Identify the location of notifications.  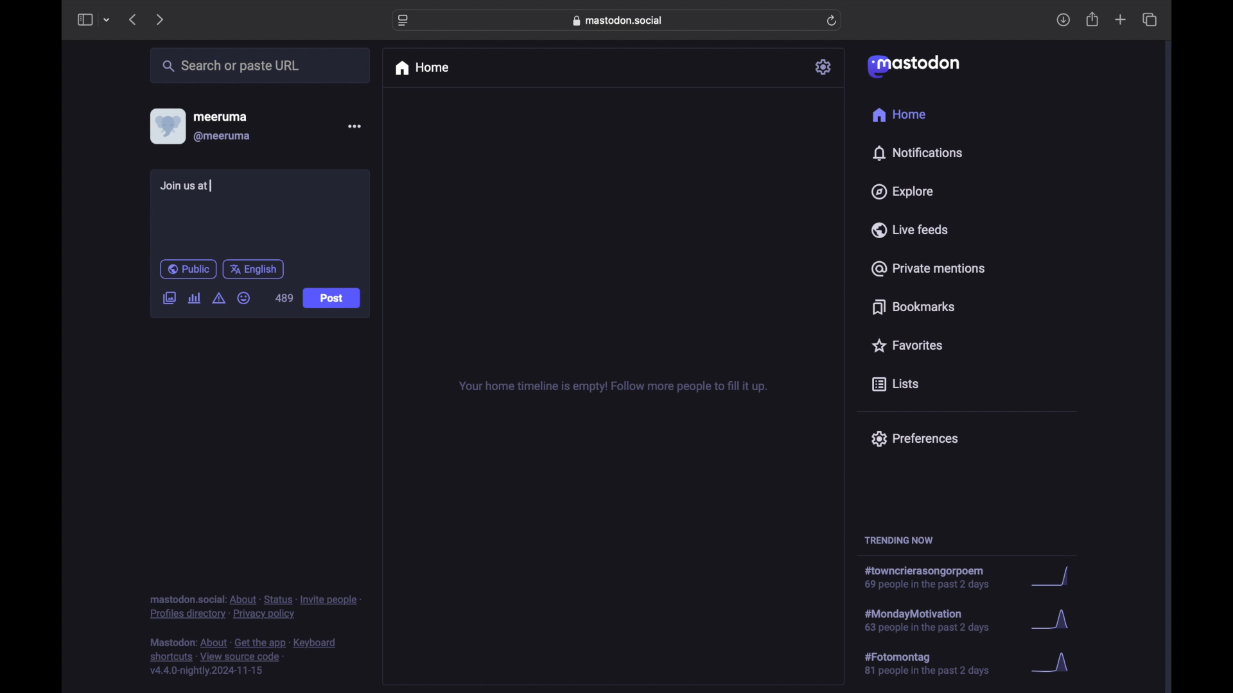
(917, 153).